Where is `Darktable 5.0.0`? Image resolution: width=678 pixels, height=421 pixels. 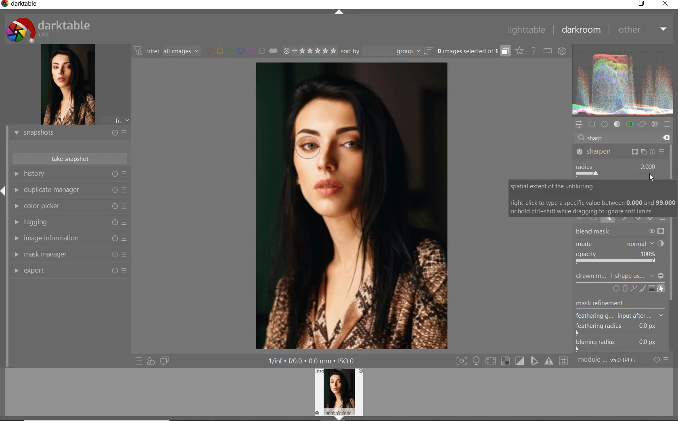 Darktable 5.0.0 is located at coordinates (48, 29).